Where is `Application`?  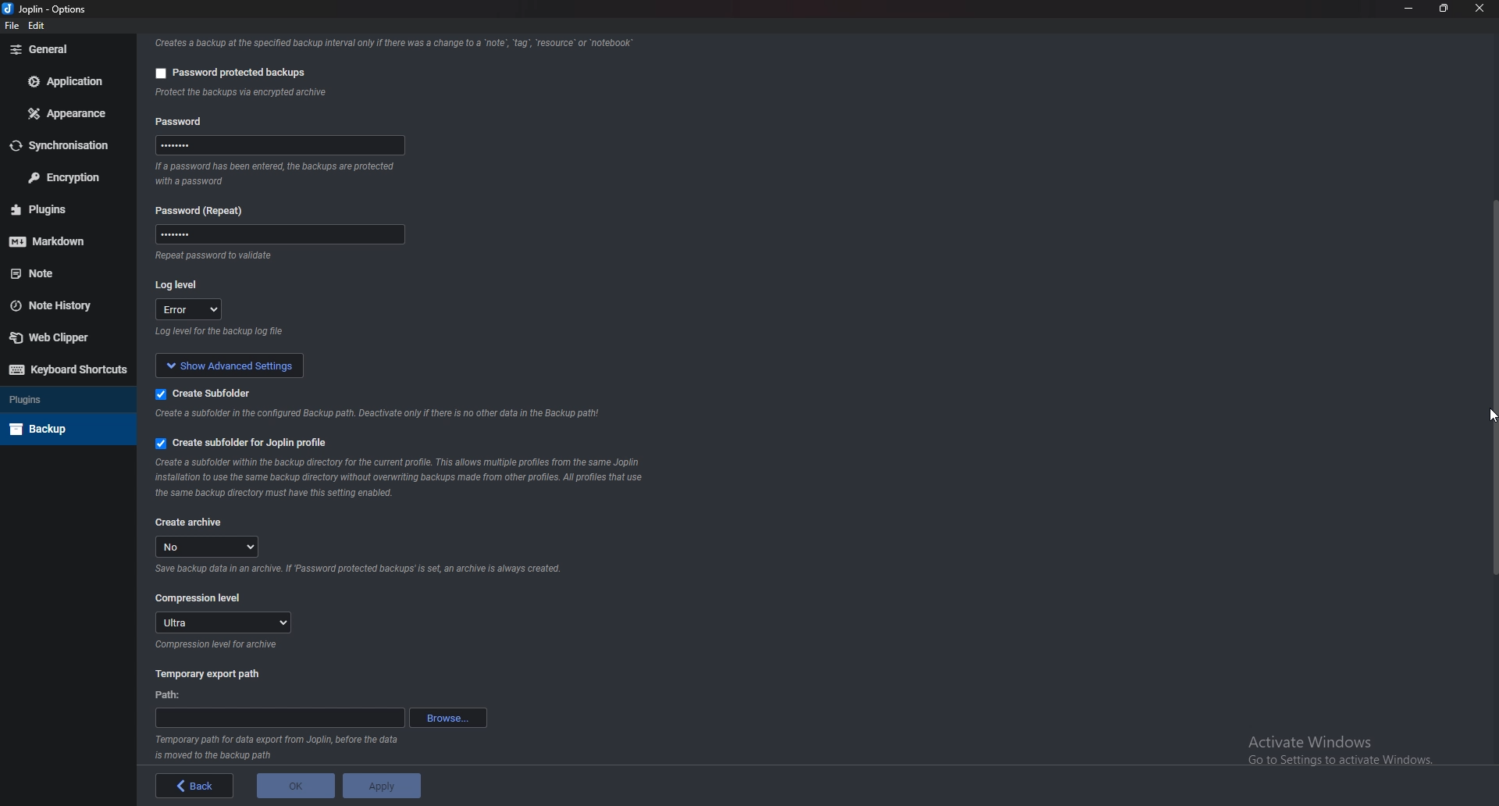
Application is located at coordinates (67, 82).